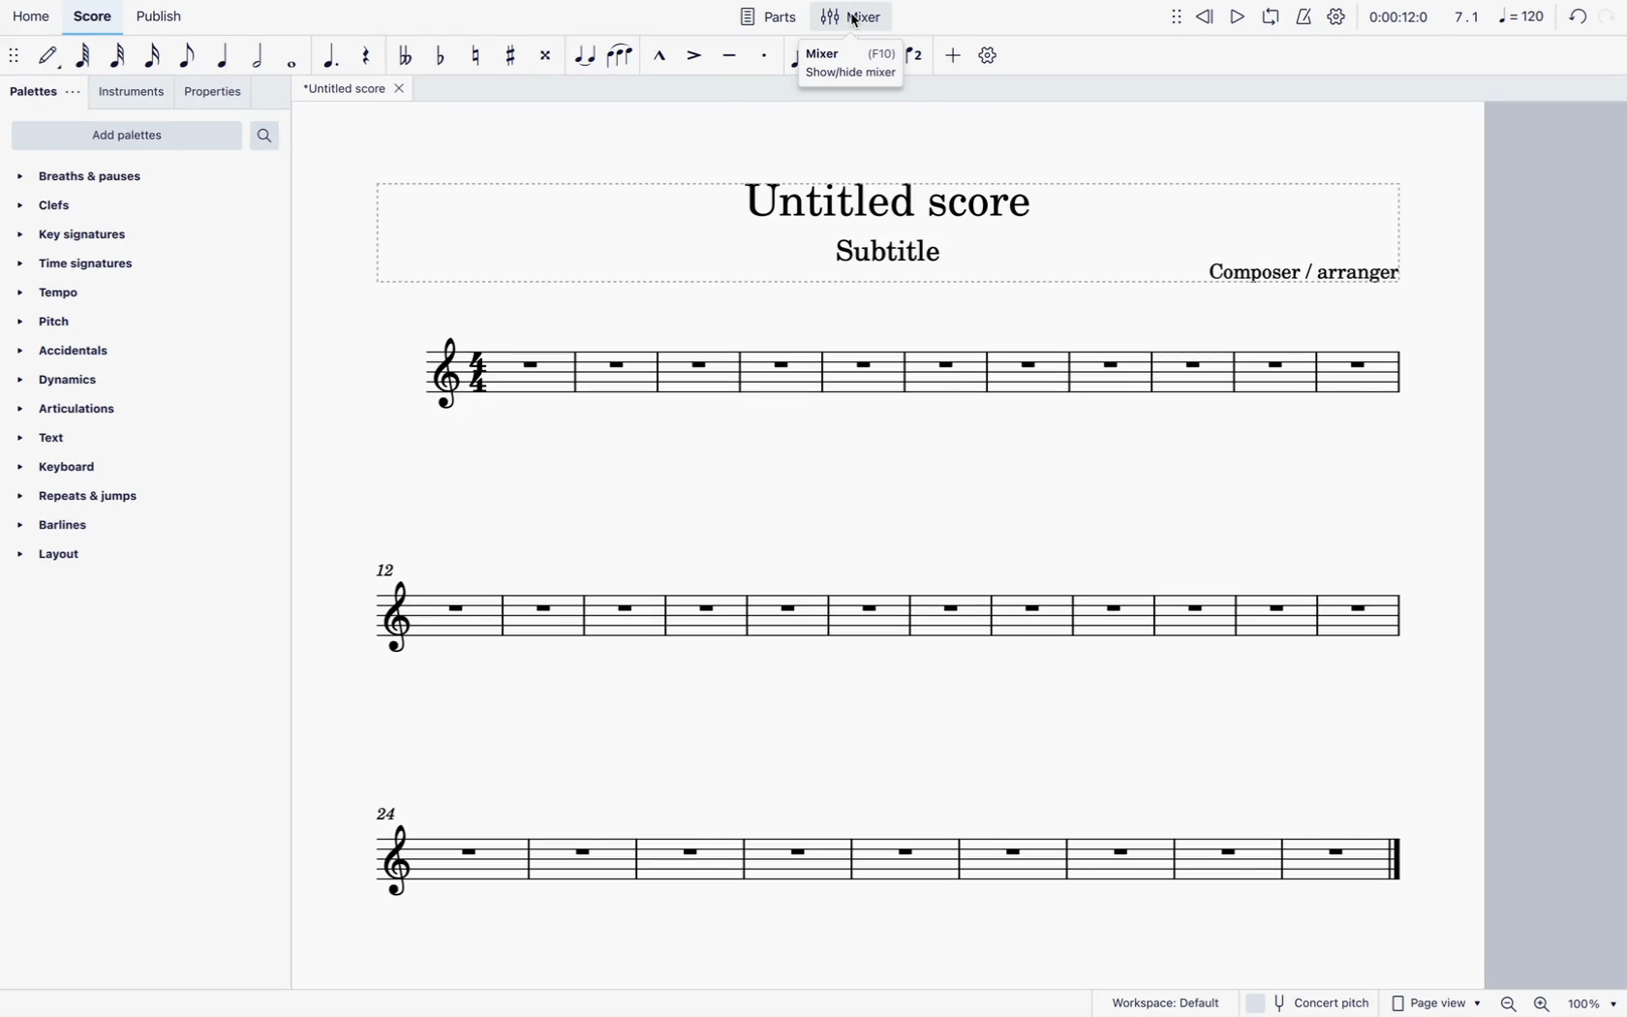 The image size is (1627, 1017). Describe the element at coordinates (126, 136) in the screenshot. I see `add palettes` at that location.